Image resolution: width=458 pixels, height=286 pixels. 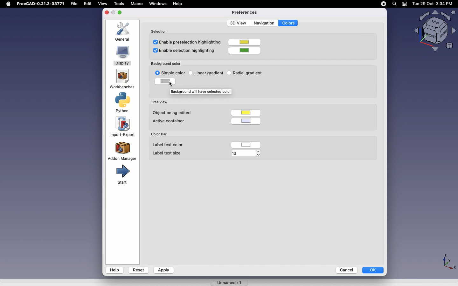 What do you see at coordinates (227, 281) in the screenshot?
I see `Unnamed 1` at bounding box center [227, 281].